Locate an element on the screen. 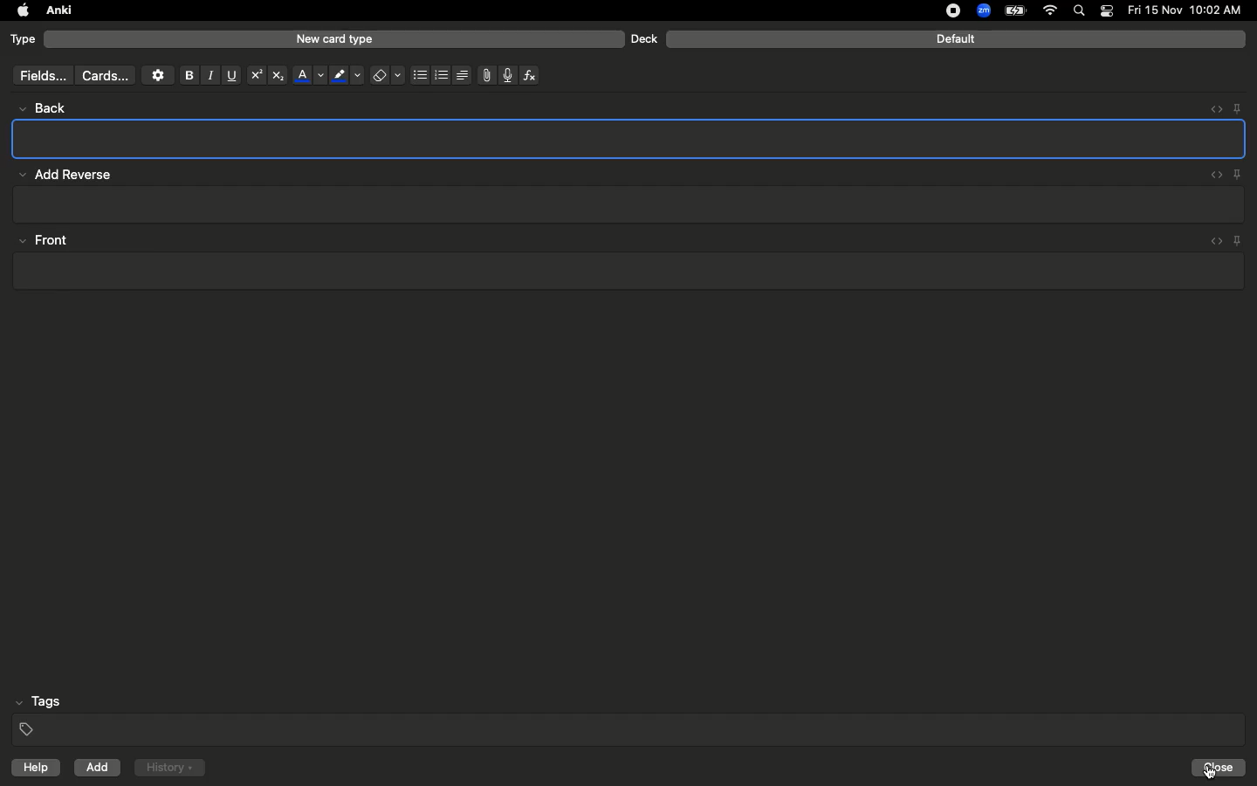 This screenshot has width=1257, height=786. text box is located at coordinates (622, 203).